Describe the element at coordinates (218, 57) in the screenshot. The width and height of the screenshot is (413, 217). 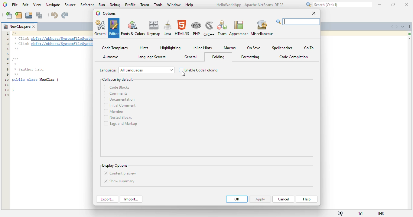
I see `folding` at that location.